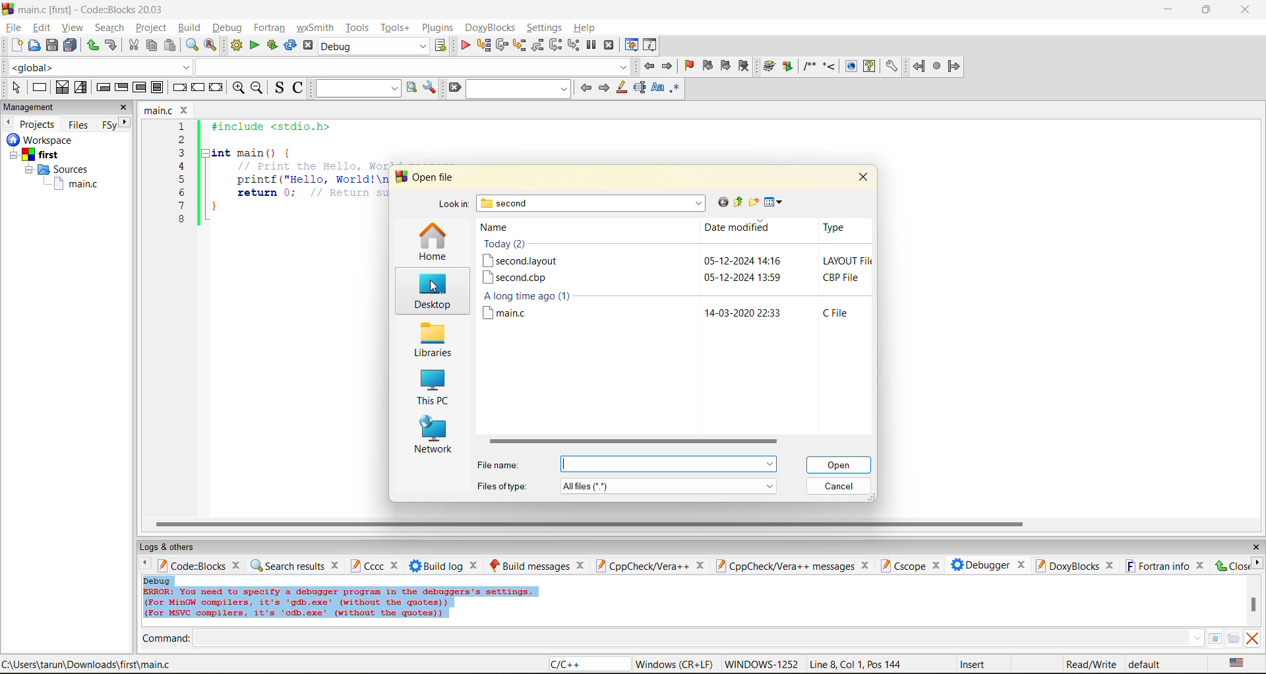  I want to click on code:blocks, so click(191, 565).